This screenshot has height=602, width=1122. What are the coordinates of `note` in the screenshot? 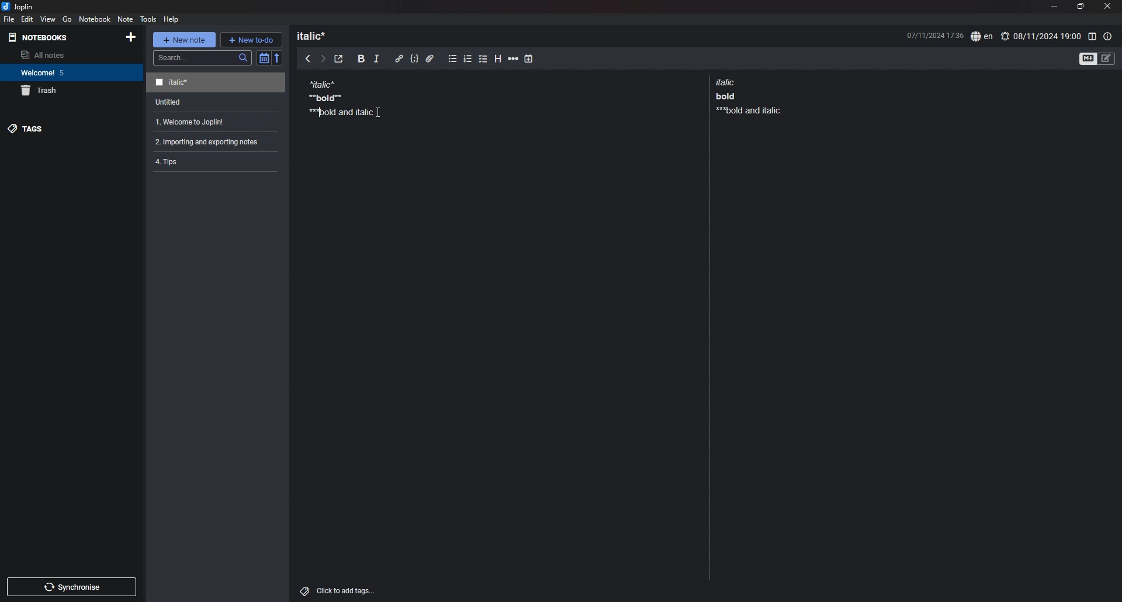 It's located at (337, 97).